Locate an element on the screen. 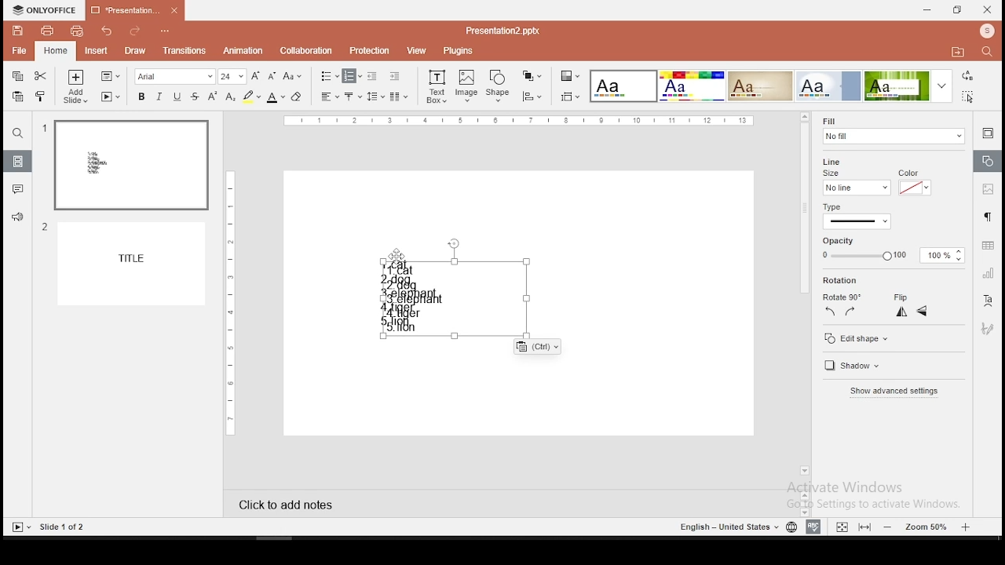 The height and width of the screenshot is (565, 1005). bullets is located at coordinates (330, 77).